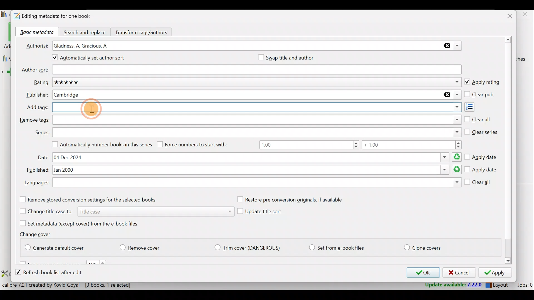 This screenshot has width=534, height=300. I want to click on Date, so click(256, 157).